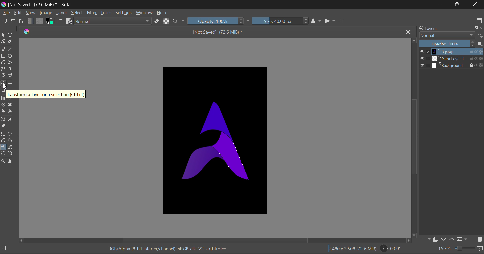 This screenshot has width=484, height=254. I want to click on Similar Color Selection, so click(10, 147).